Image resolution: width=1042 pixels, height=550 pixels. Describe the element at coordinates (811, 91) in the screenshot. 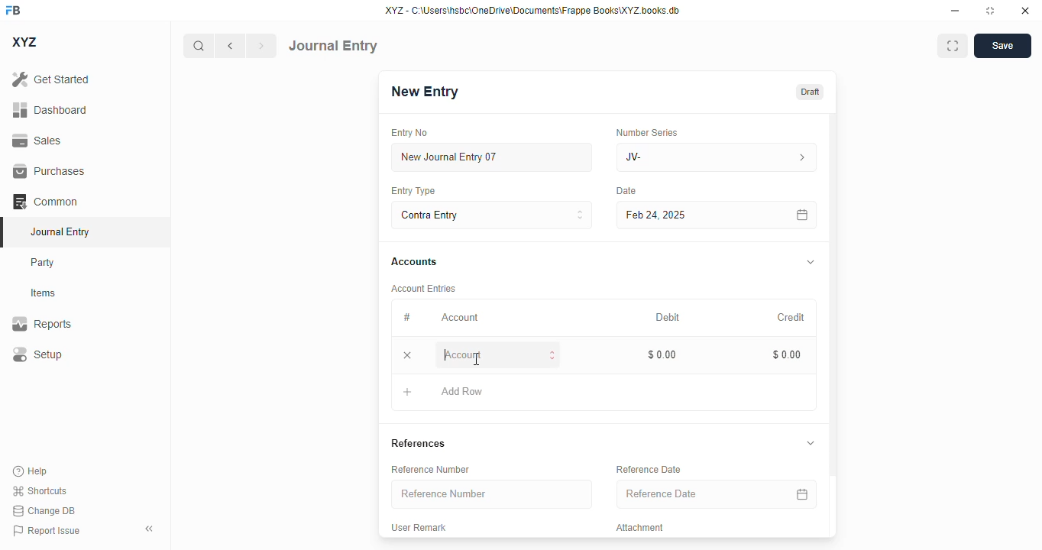

I see `draft` at that location.